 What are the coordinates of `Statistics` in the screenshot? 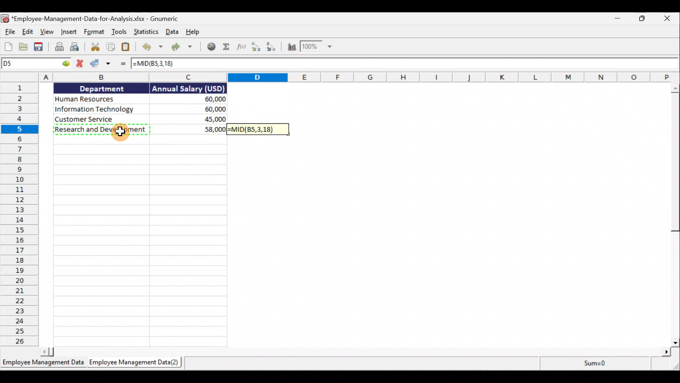 It's located at (147, 32).